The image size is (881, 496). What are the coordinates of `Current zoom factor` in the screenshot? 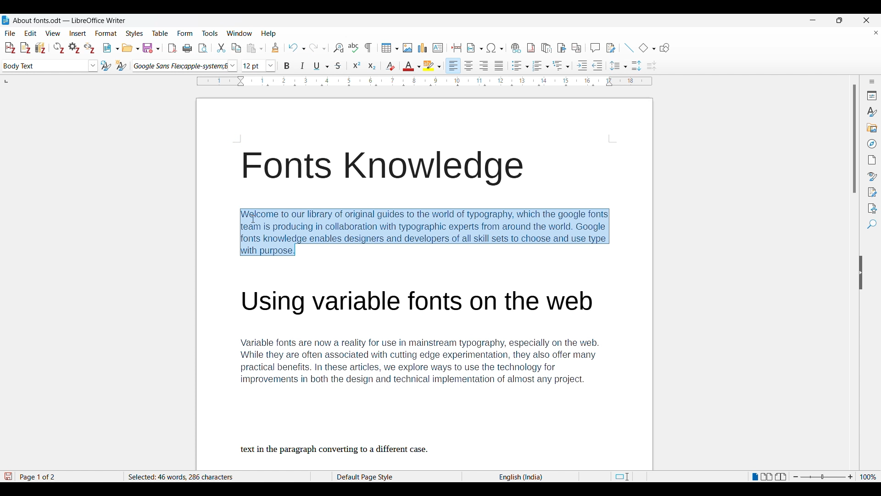 It's located at (868, 477).